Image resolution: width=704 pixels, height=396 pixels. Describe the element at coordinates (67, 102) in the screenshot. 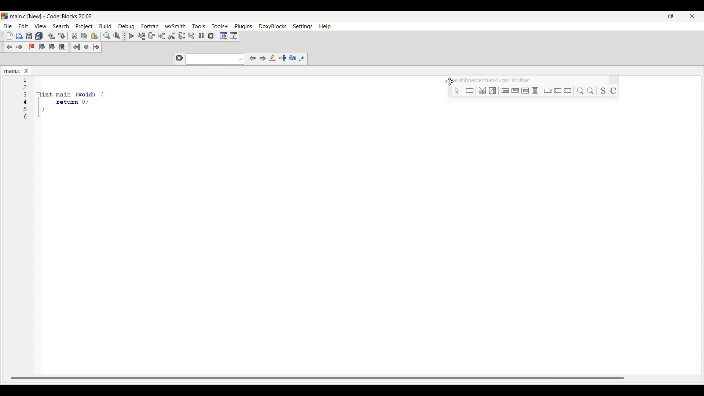

I see `` at that location.